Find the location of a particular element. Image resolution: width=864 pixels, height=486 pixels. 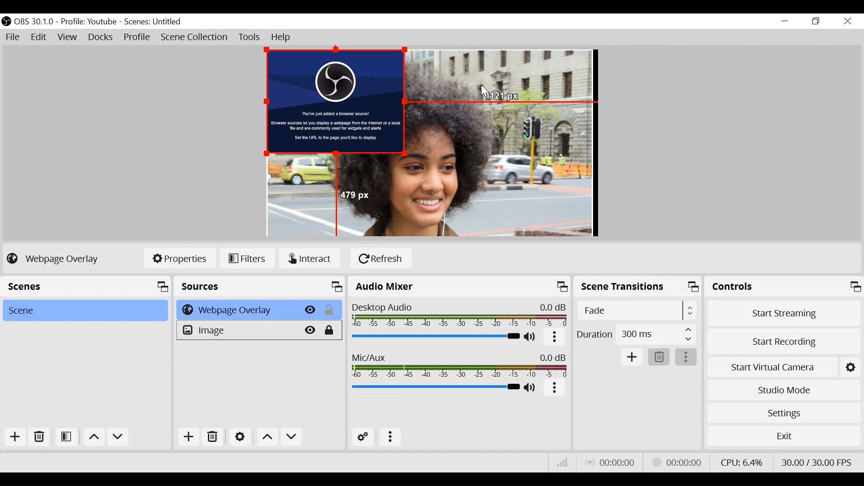

Delete is located at coordinates (658, 357).